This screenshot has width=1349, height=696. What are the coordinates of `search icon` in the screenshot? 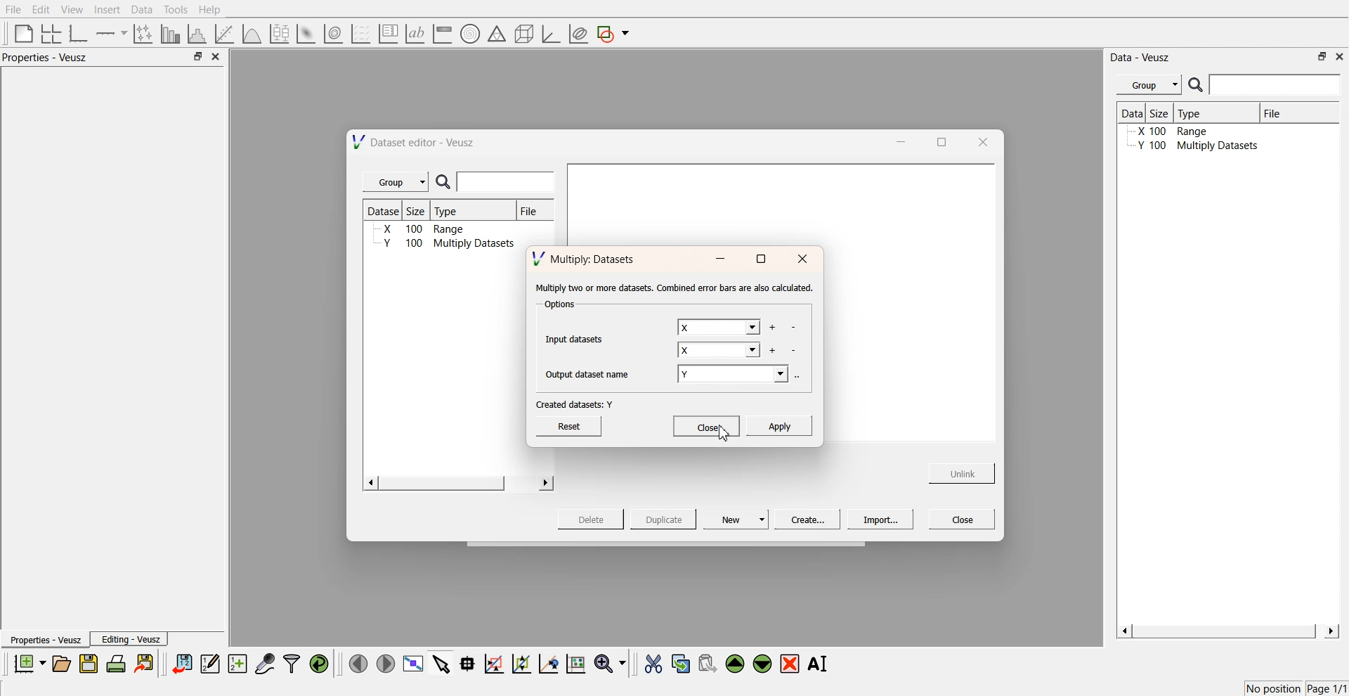 It's located at (1197, 84).